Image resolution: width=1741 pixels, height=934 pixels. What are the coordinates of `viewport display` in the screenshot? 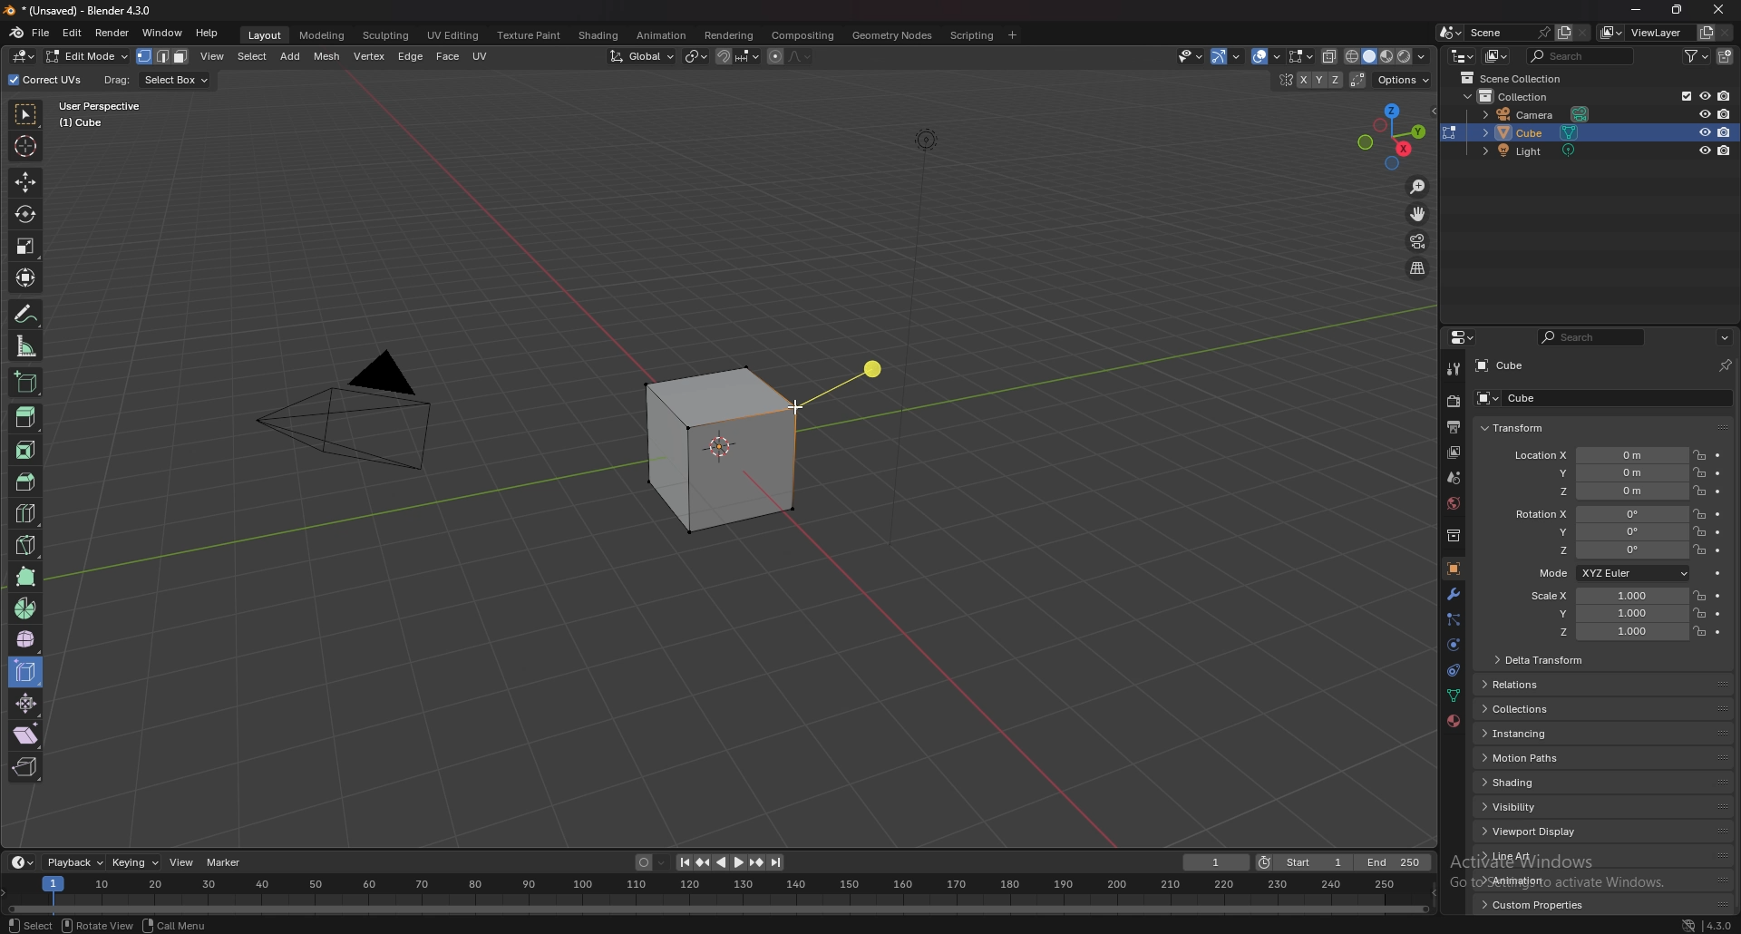 It's located at (1538, 832).